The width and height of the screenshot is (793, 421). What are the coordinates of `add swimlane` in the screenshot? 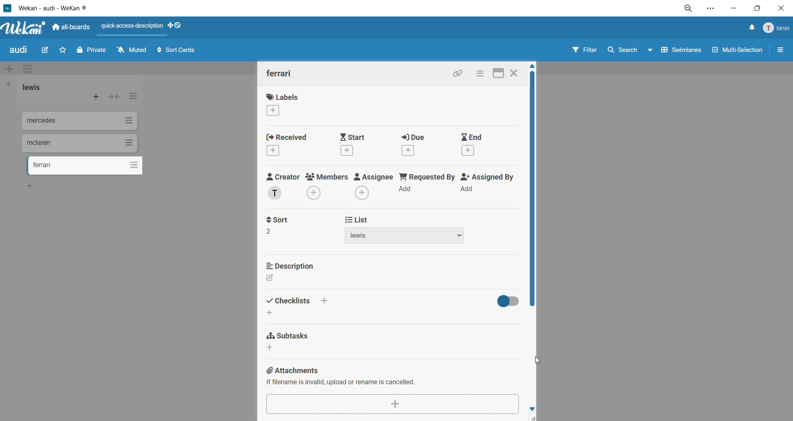 It's located at (9, 67).